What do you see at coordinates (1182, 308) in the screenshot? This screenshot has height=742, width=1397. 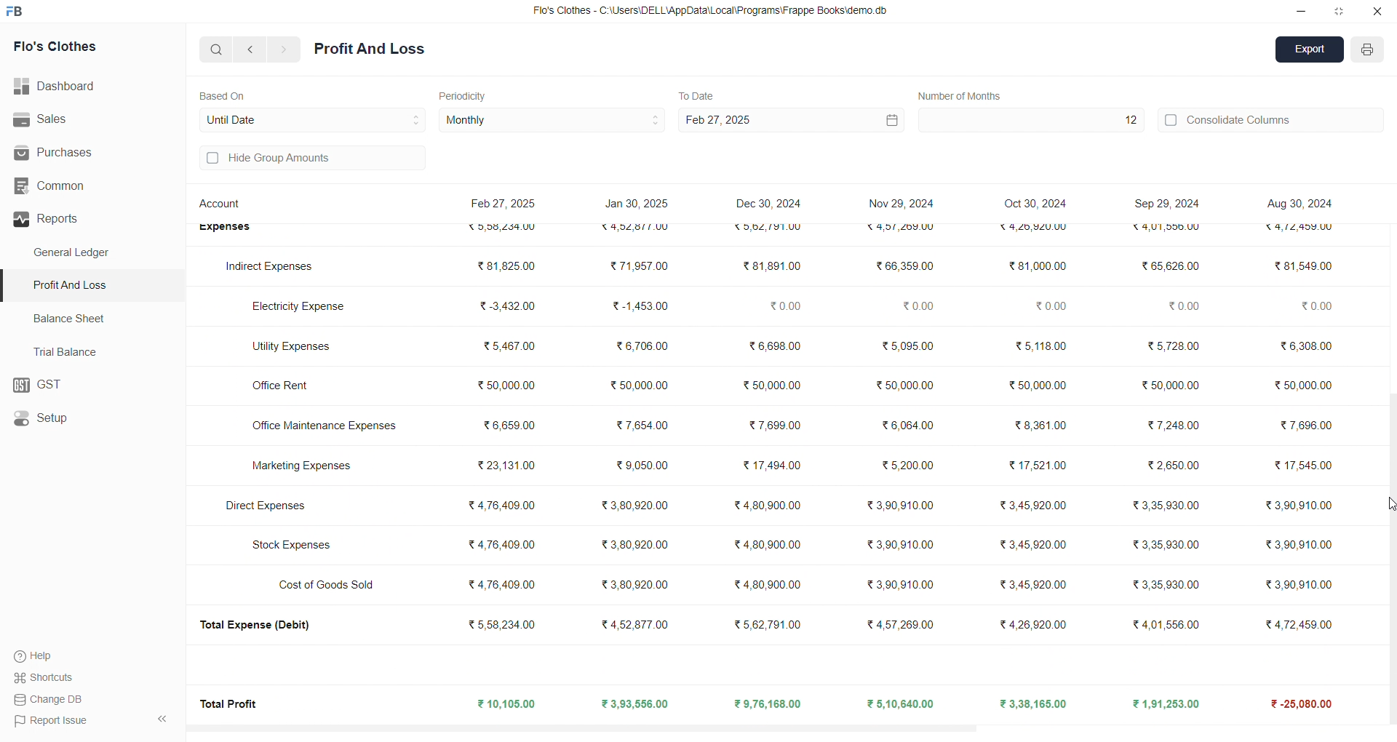 I see `₹0.00` at bounding box center [1182, 308].